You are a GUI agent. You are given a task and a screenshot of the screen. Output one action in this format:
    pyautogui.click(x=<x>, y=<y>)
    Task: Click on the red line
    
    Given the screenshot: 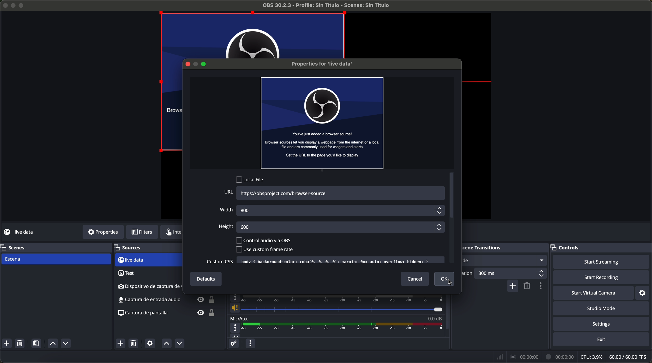 What is the action you would take?
    pyautogui.click(x=482, y=83)
    